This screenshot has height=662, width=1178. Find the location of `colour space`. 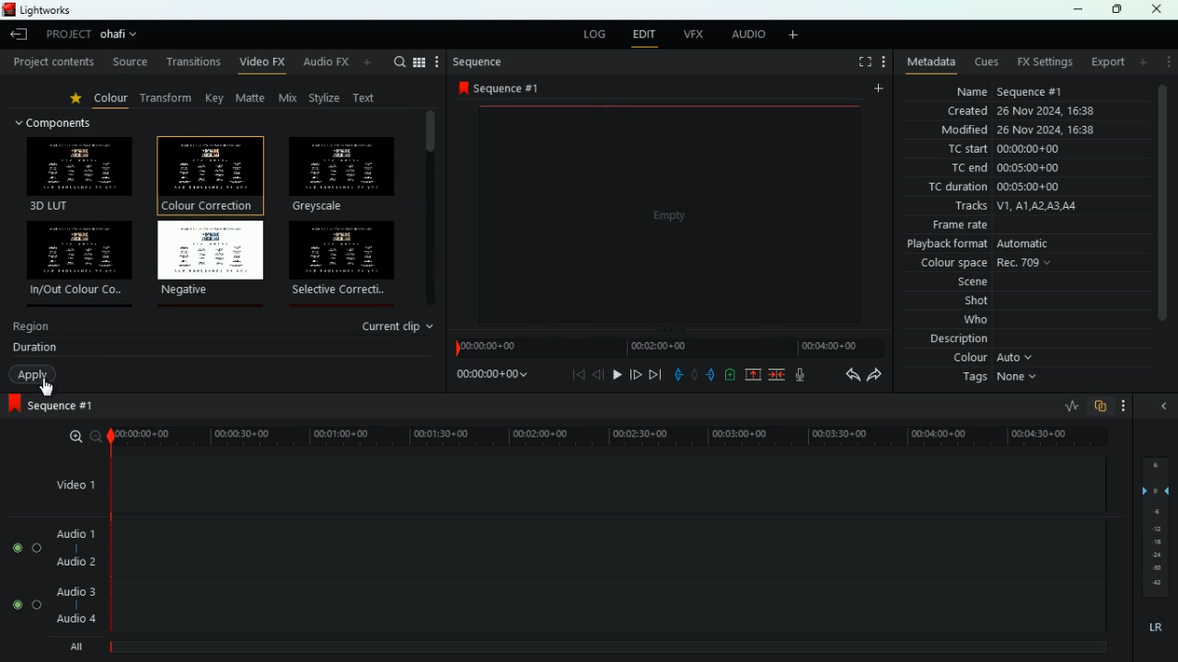

colour space is located at coordinates (988, 264).